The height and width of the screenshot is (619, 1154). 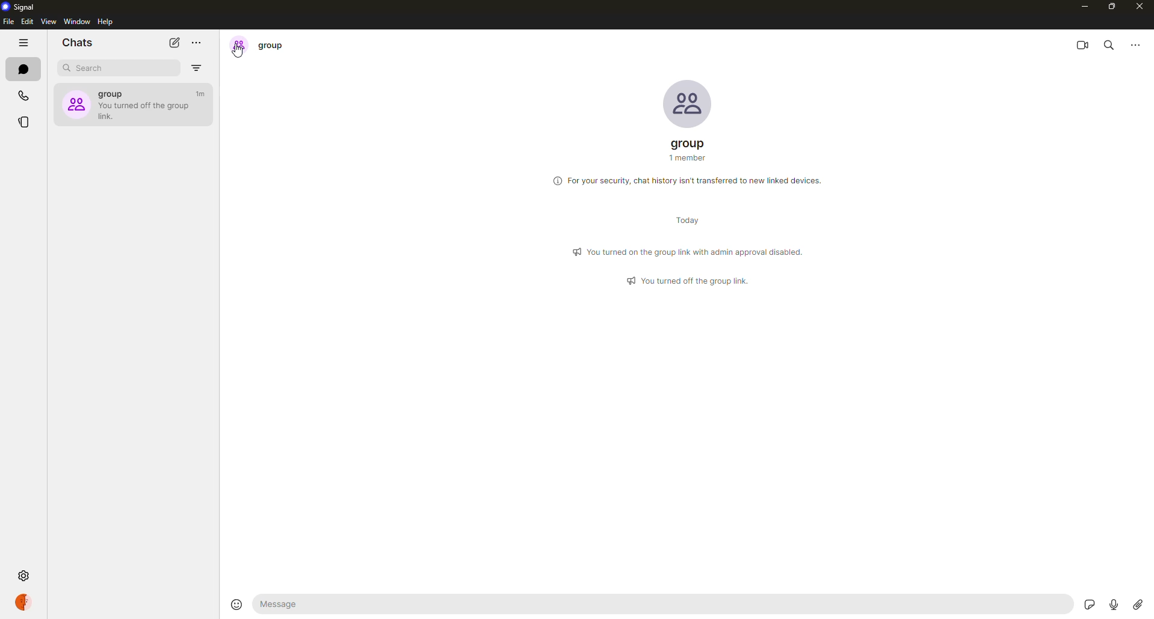 What do you see at coordinates (22, 44) in the screenshot?
I see `hide tabs` at bounding box center [22, 44].